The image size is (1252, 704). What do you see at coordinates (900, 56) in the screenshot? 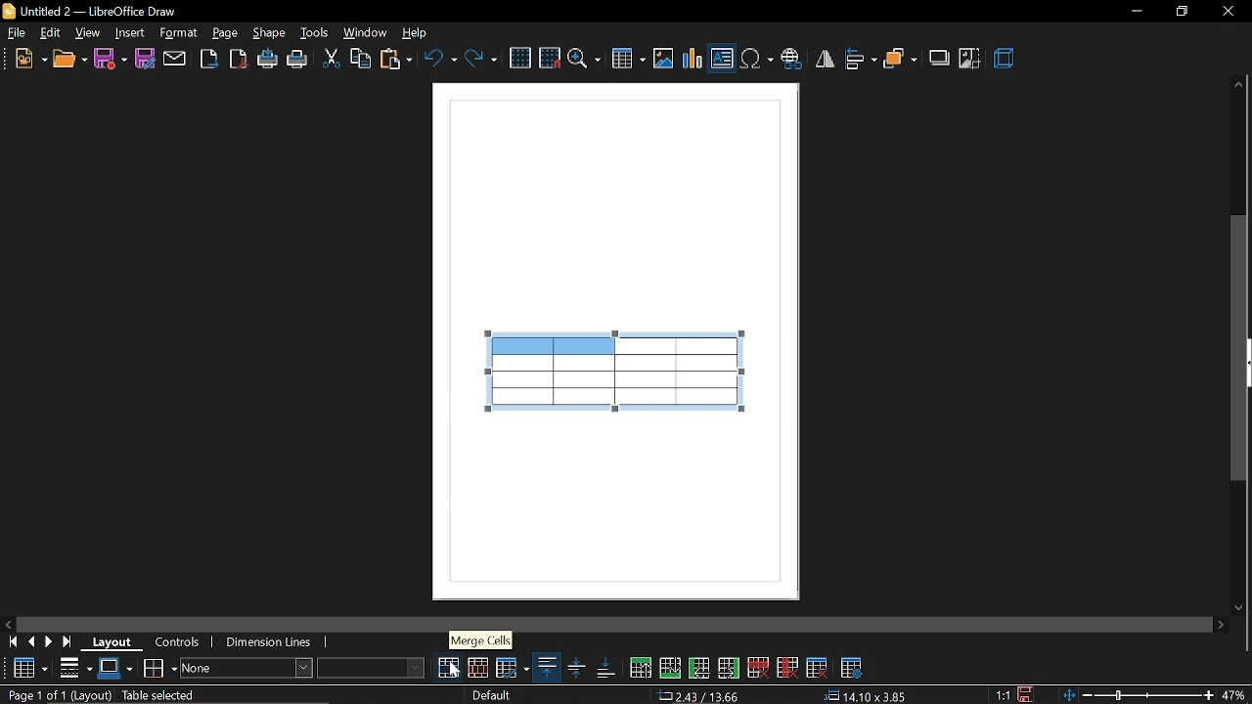
I see `arrange` at bounding box center [900, 56].